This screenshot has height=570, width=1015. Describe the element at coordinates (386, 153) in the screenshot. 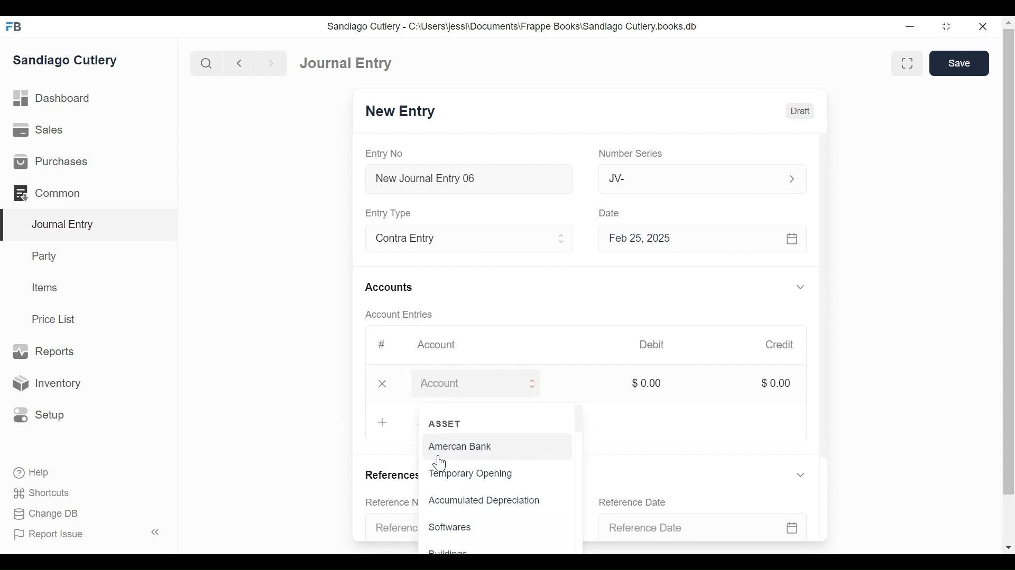

I see `Entry No` at that location.